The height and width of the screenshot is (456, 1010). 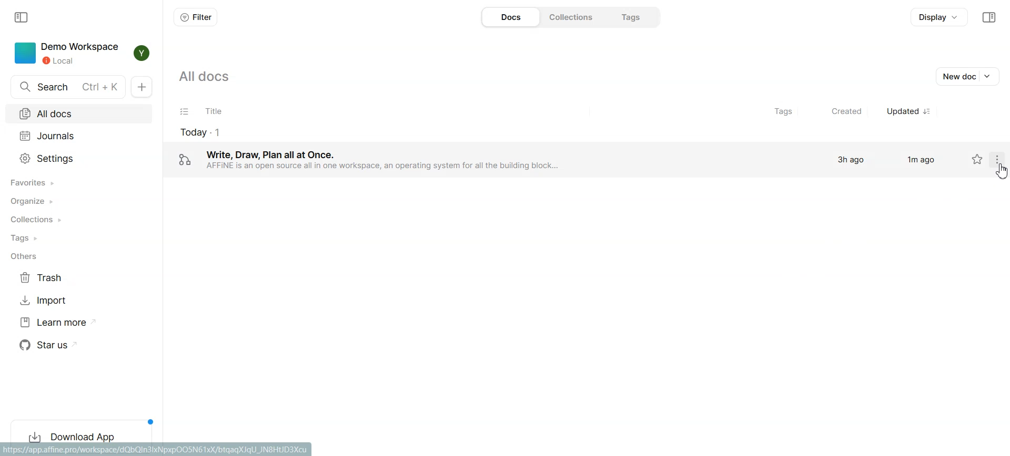 What do you see at coordinates (68, 87) in the screenshot?
I see `Search` at bounding box center [68, 87].